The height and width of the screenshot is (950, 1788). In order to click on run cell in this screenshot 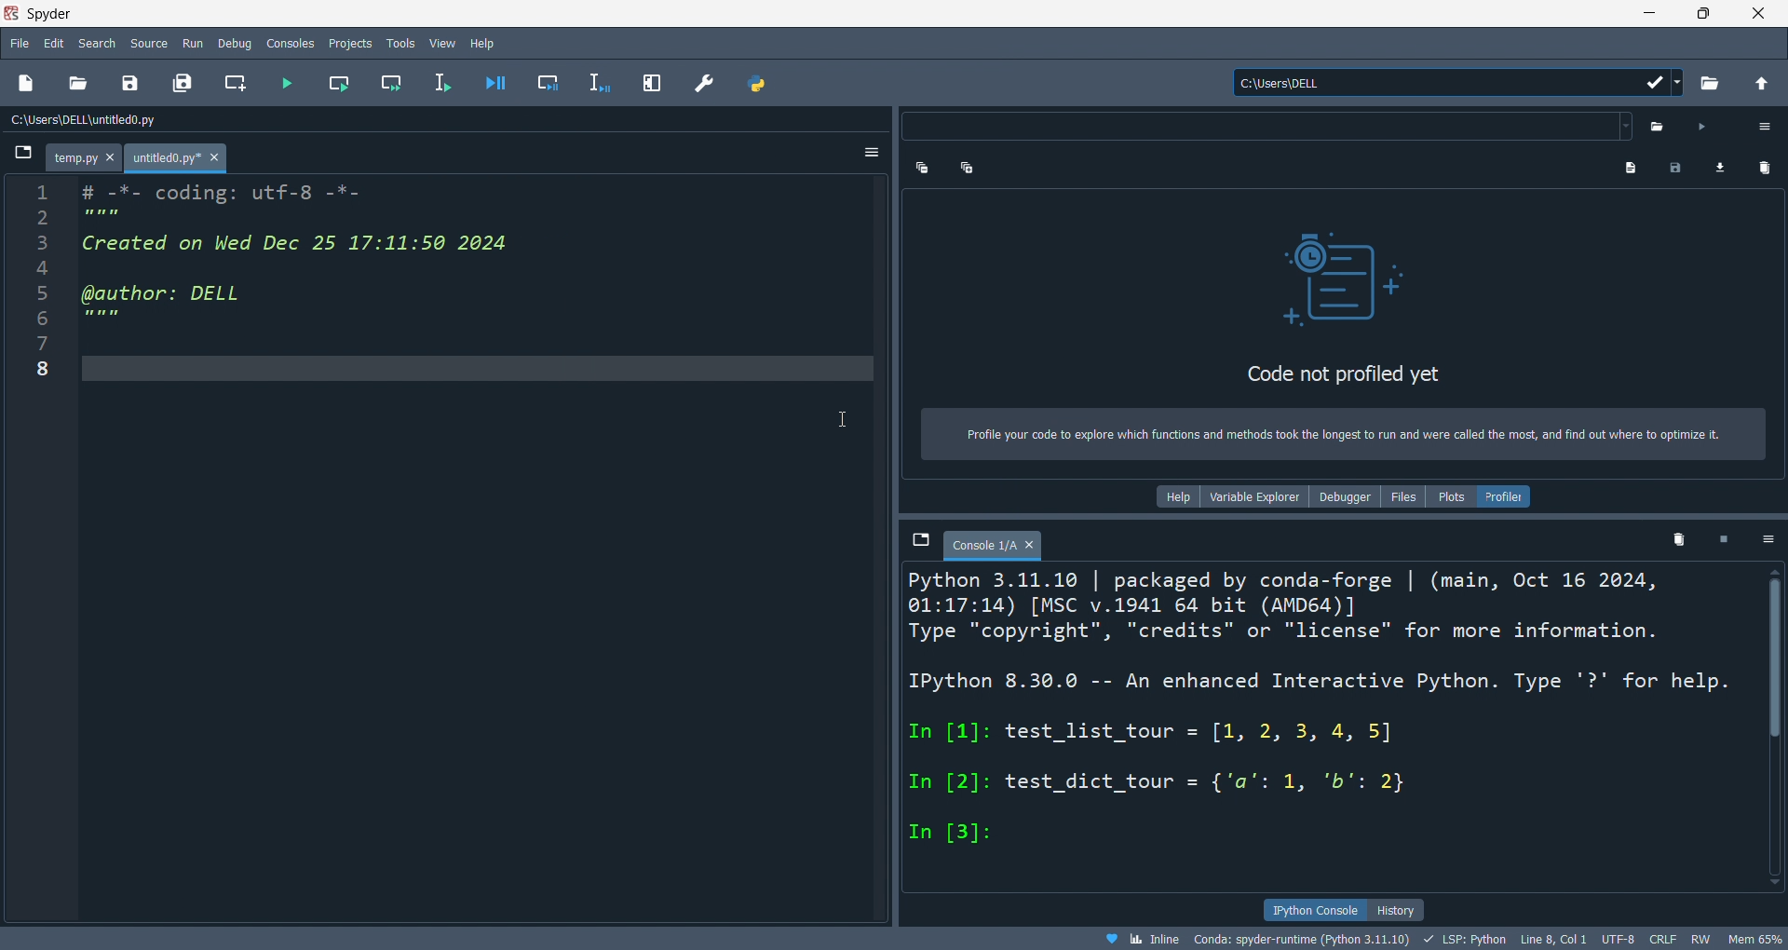, I will do `click(338, 84)`.